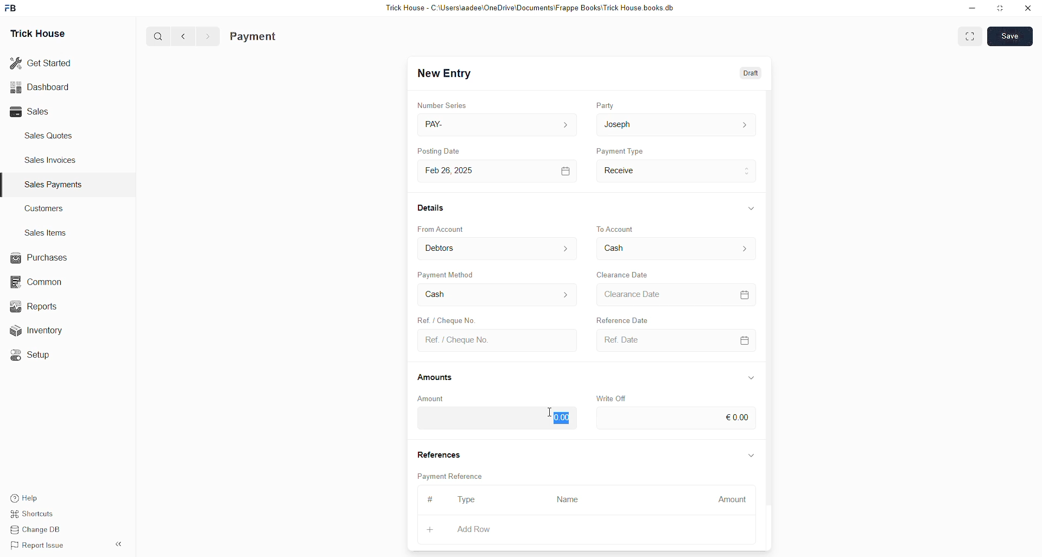  What do you see at coordinates (183, 37) in the screenshot?
I see `Back` at bounding box center [183, 37].